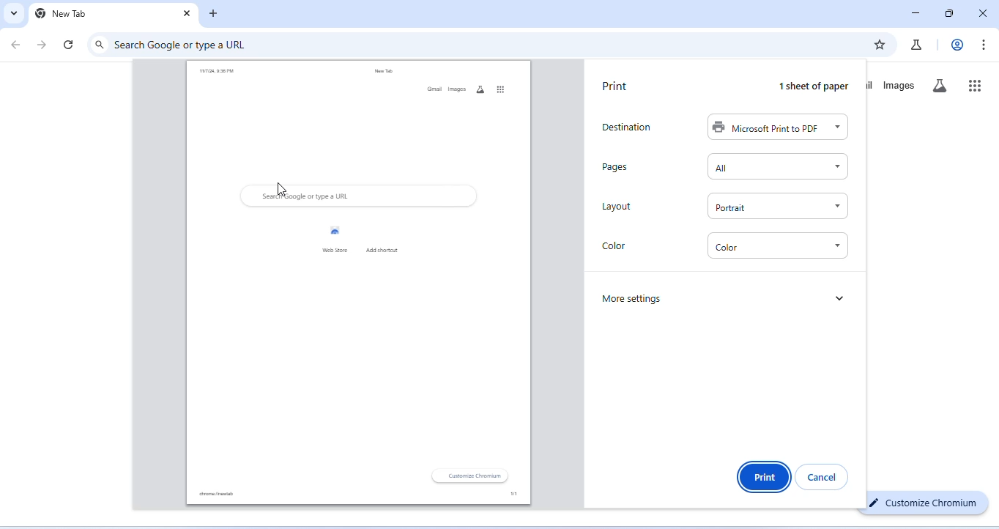 This screenshot has width=999, height=529. What do you see at coordinates (778, 246) in the screenshot?
I see `select color` at bounding box center [778, 246].